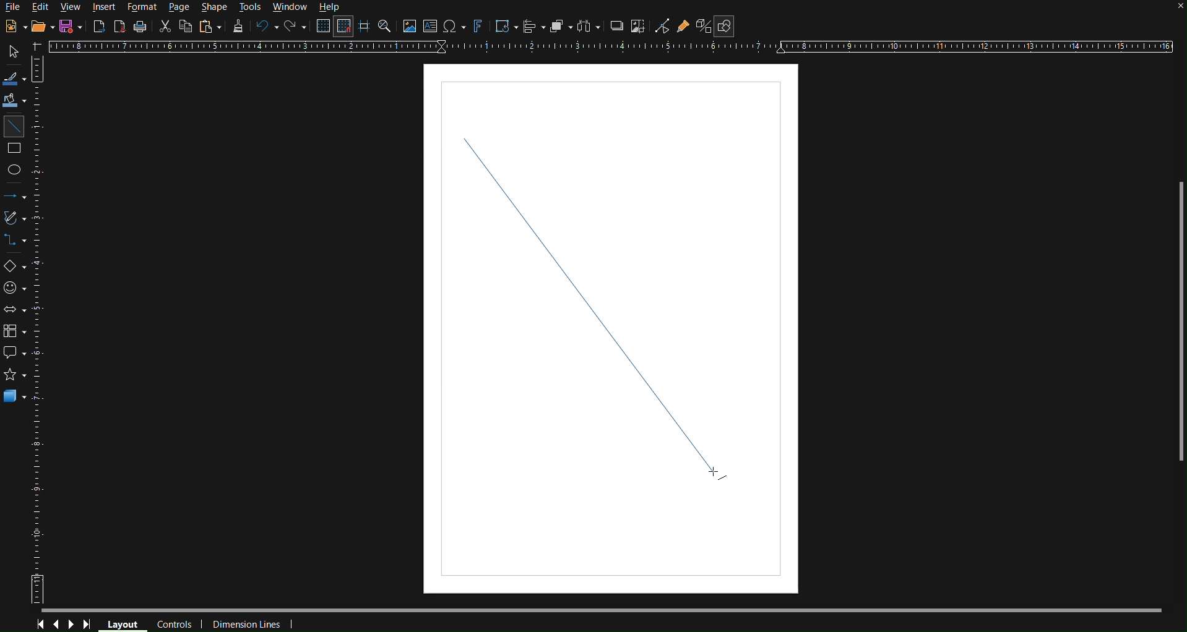  Describe the element at coordinates (40, 624) in the screenshot. I see `First` at that location.